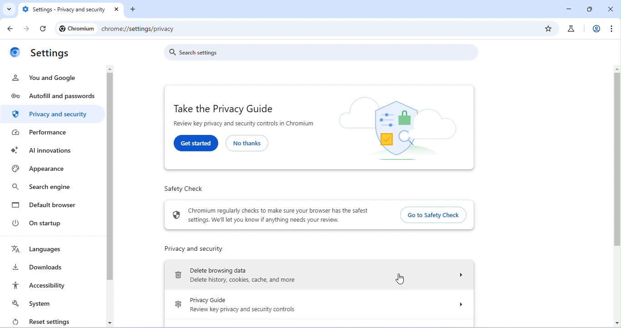 This screenshot has height=328, width=621. I want to click on delete, so click(178, 276).